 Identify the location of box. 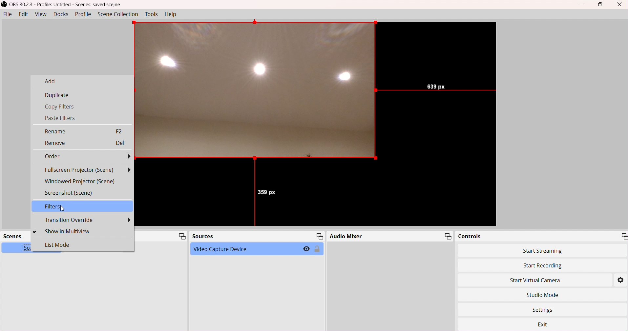
(601, 5).